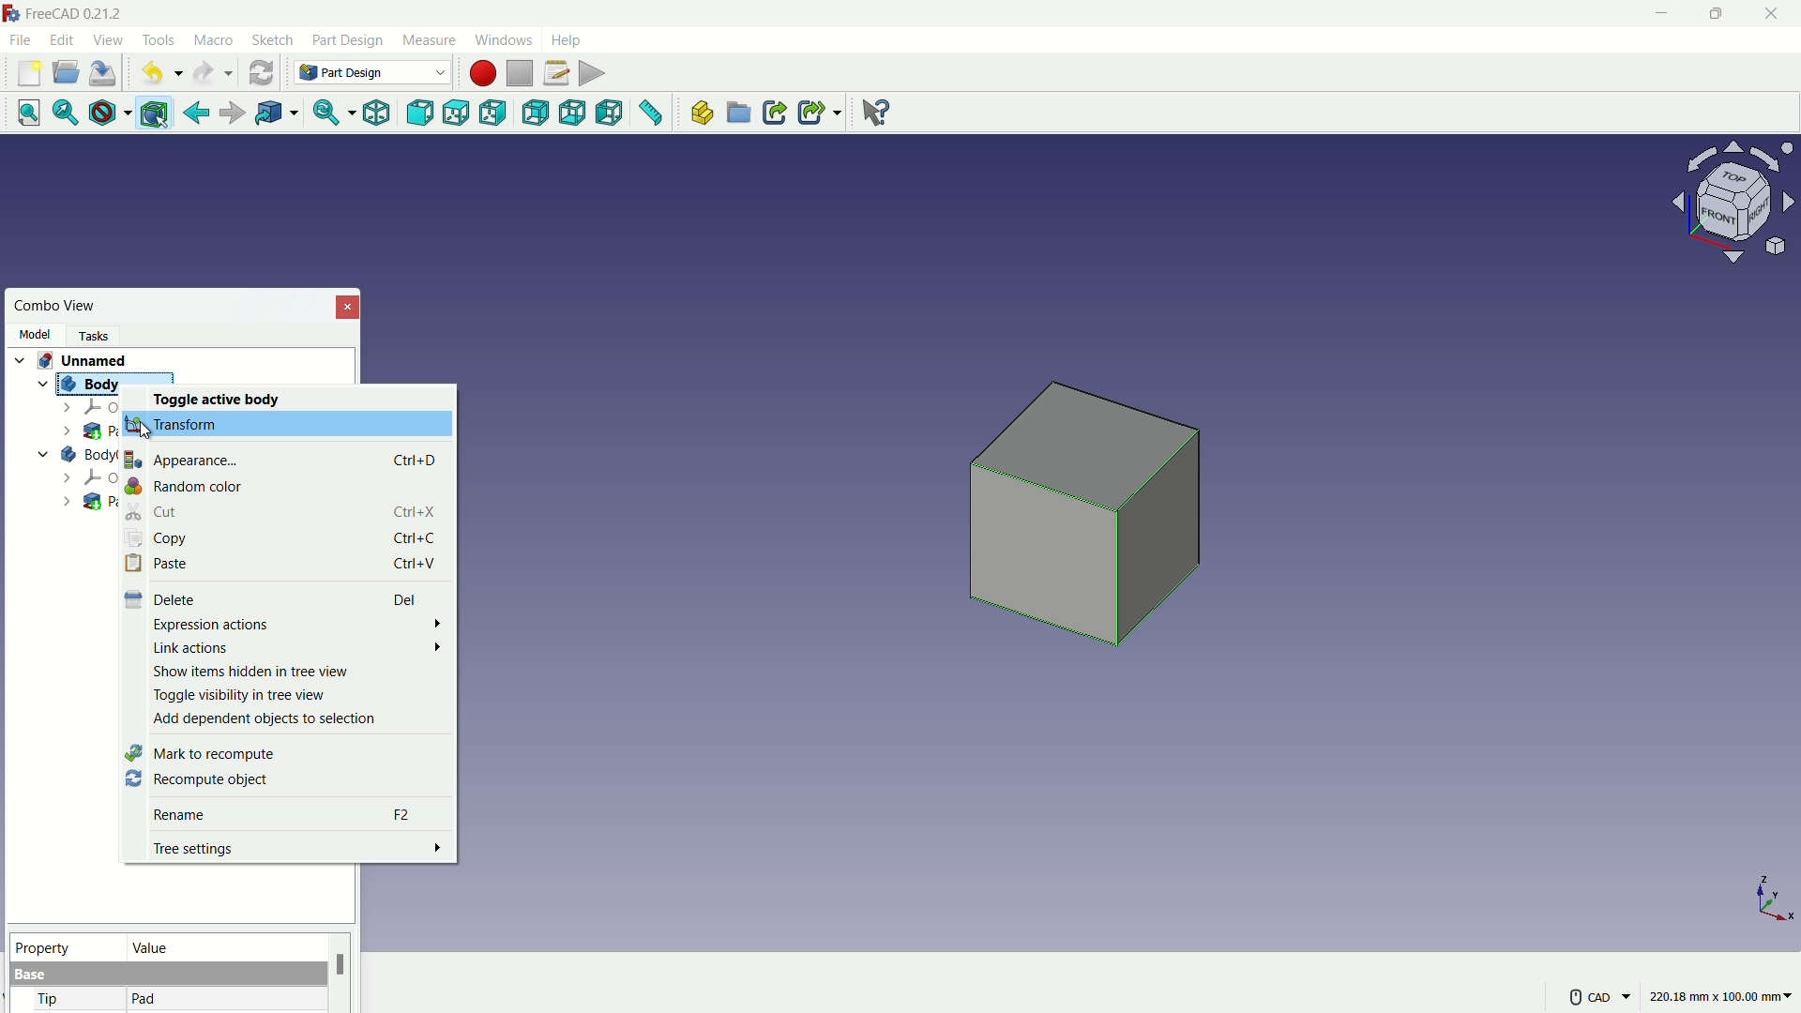 The image size is (1801, 1013). Describe the element at coordinates (820, 113) in the screenshot. I see `make sublink` at that location.